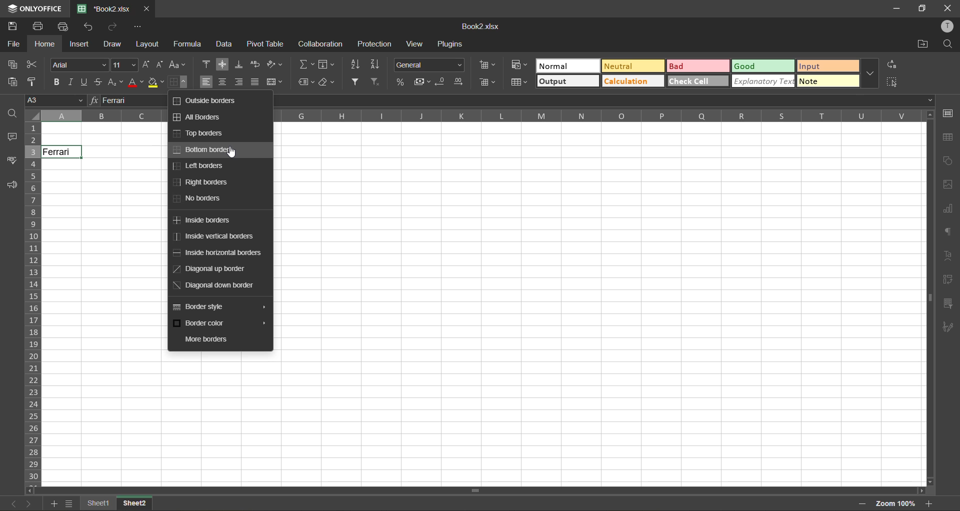 The height and width of the screenshot is (511, 960). Describe the element at coordinates (240, 81) in the screenshot. I see `align right` at that location.